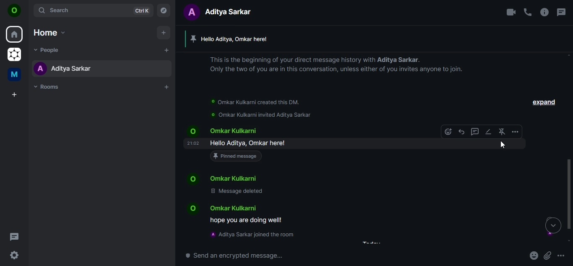  Describe the element at coordinates (322, 73) in the screenshot. I see `text` at that location.